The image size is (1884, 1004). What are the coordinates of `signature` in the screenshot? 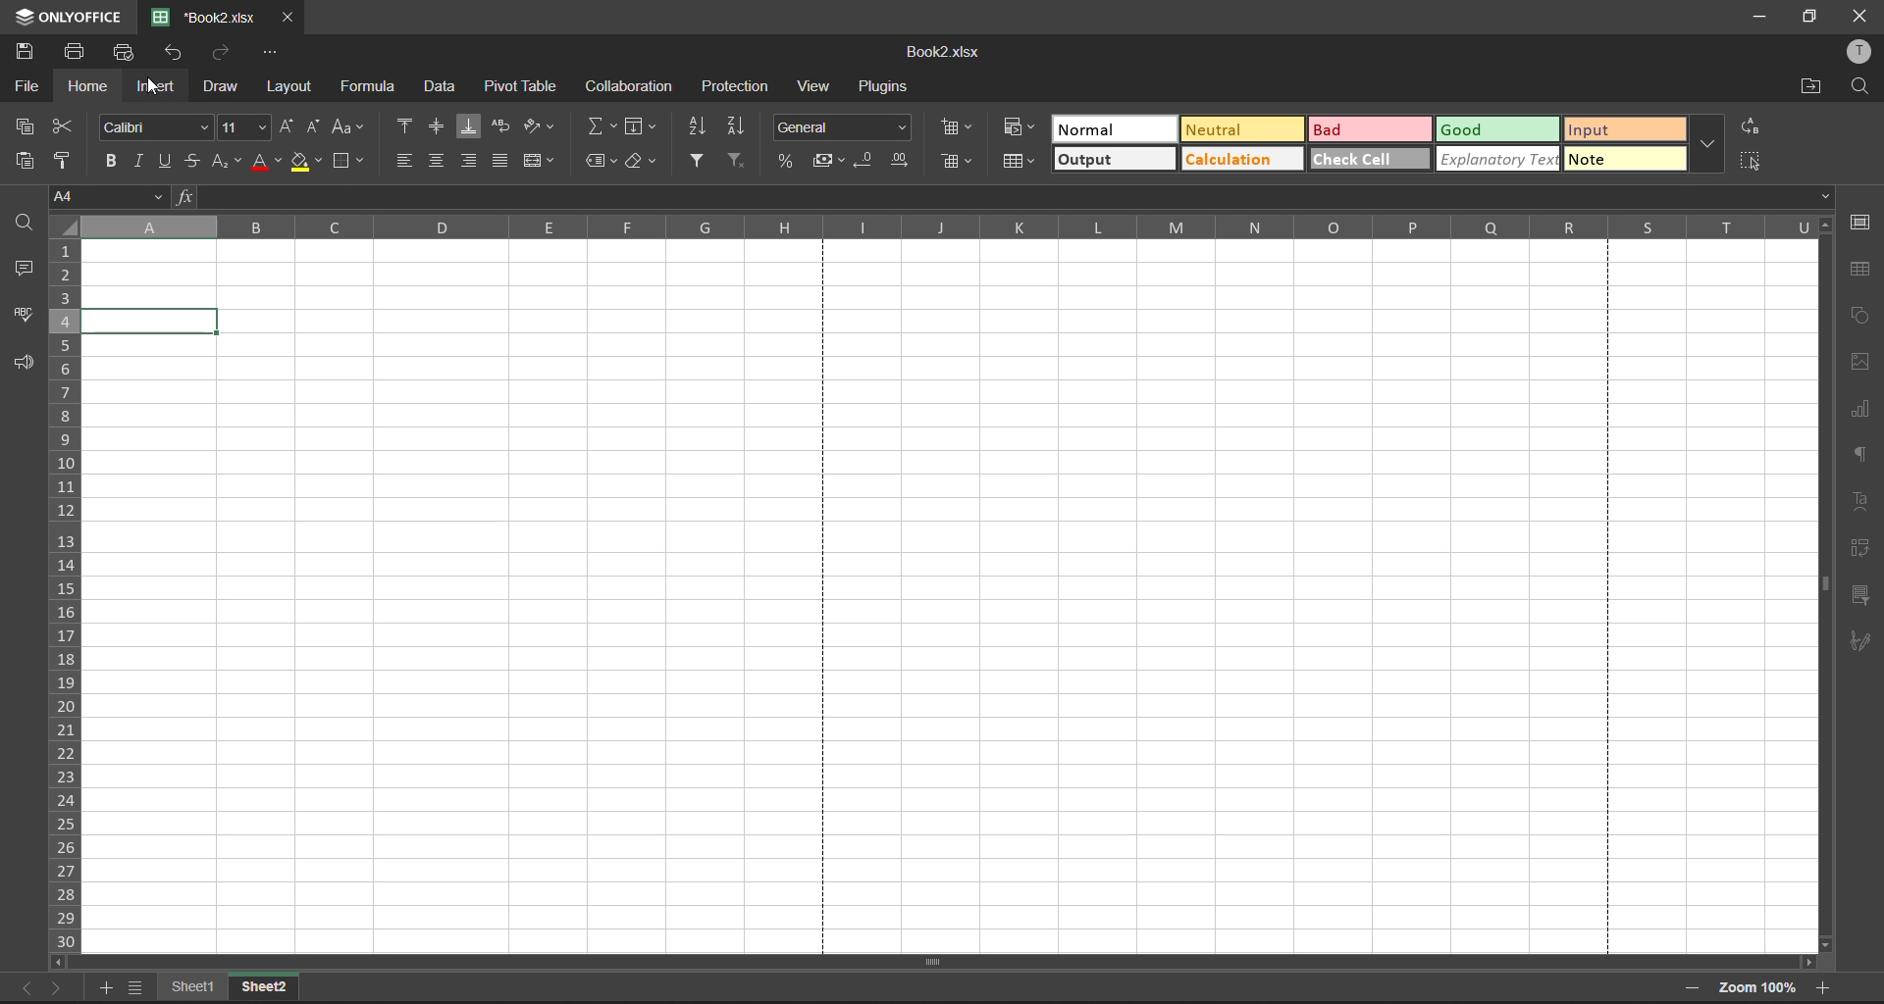 It's located at (1861, 639).